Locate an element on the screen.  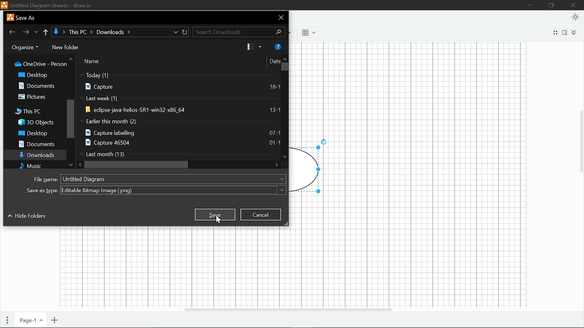
3D objects is located at coordinates (35, 123).